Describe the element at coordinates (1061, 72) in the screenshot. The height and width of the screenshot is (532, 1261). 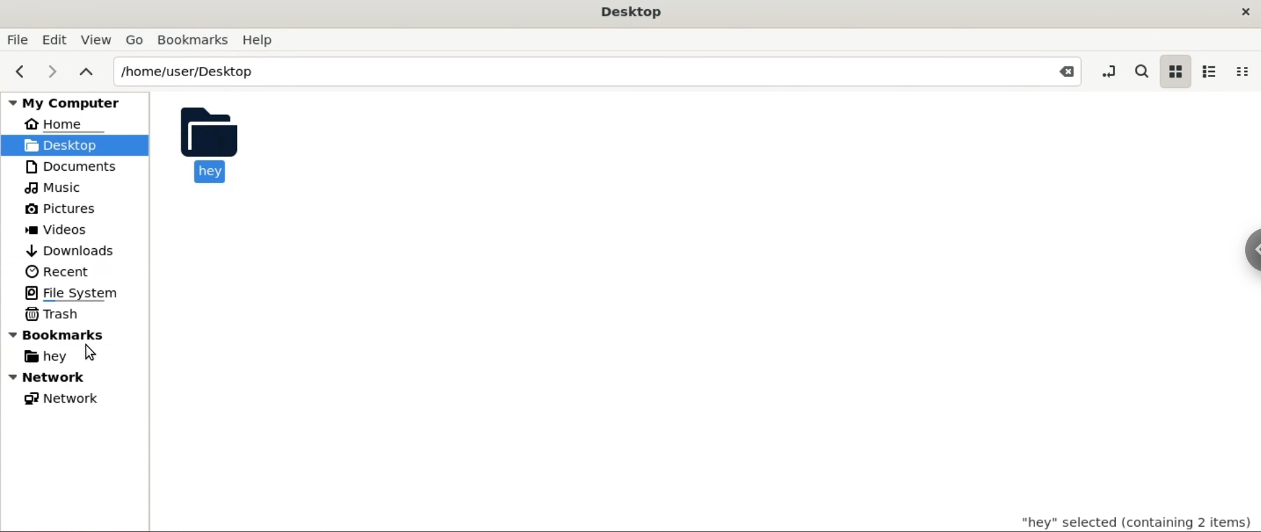
I see `Close` at that location.